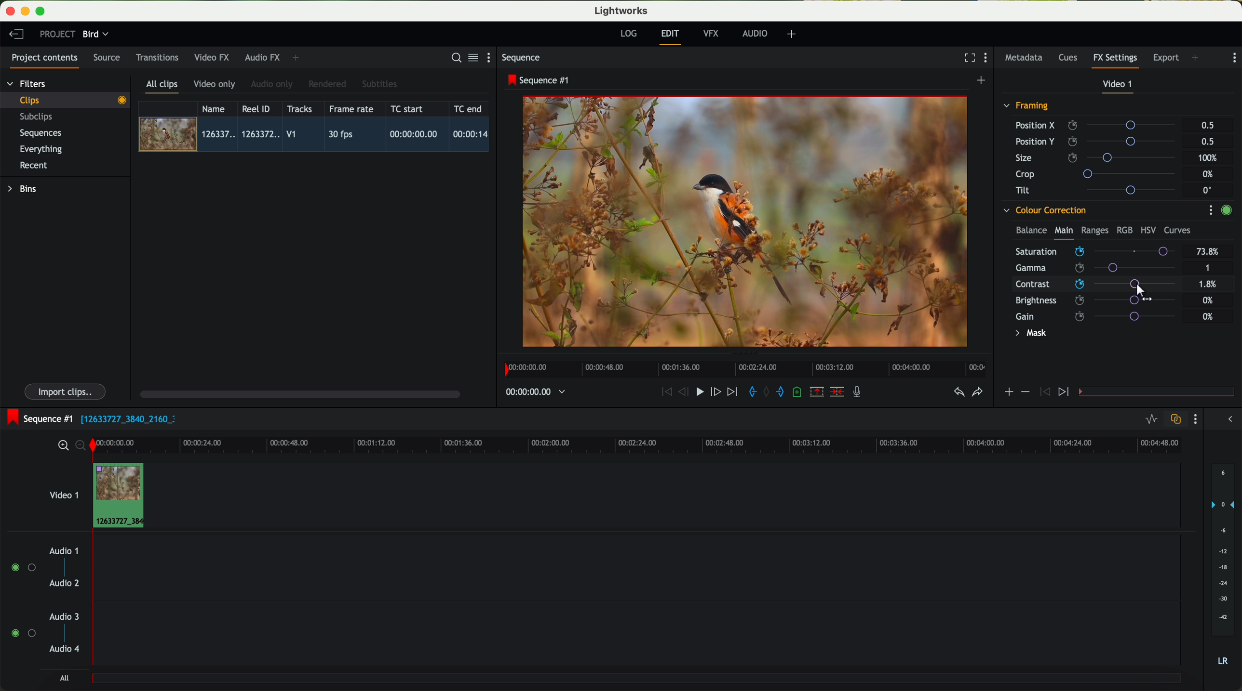 This screenshot has height=691, width=1242. What do you see at coordinates (42, 12) in the screenshot?
I see `maximize program` at bounding box center [42, 12].